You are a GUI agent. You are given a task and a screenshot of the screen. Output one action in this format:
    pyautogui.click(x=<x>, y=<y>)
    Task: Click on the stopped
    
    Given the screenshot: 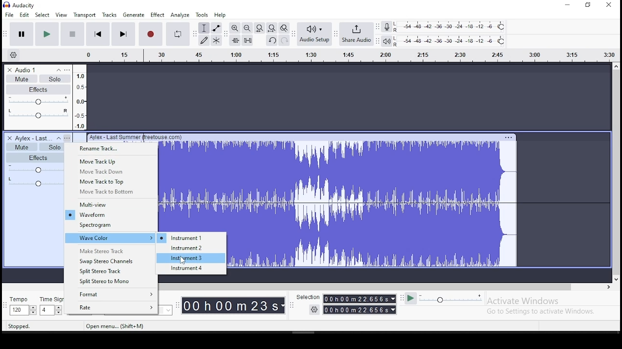 What is the action you would take?
    pyautogui.click(x=20, y=326)
    